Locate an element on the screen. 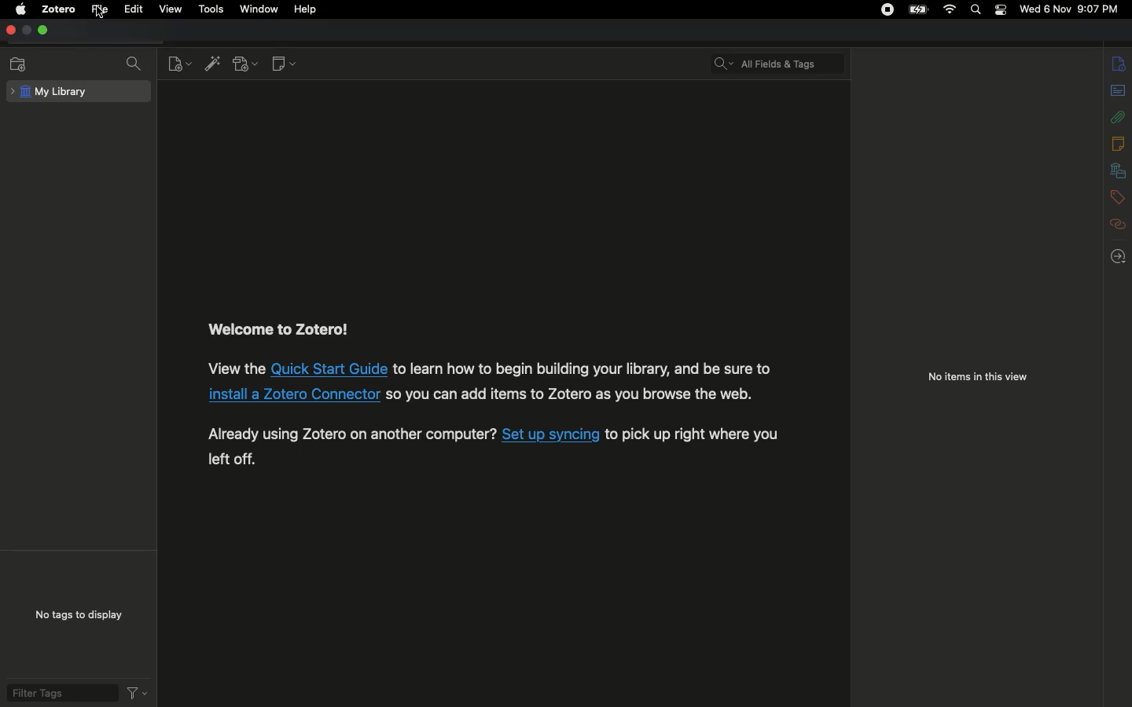 The width and height of the screenshot is (1132, 707). All files and tags is located at coordinates (781, 60).